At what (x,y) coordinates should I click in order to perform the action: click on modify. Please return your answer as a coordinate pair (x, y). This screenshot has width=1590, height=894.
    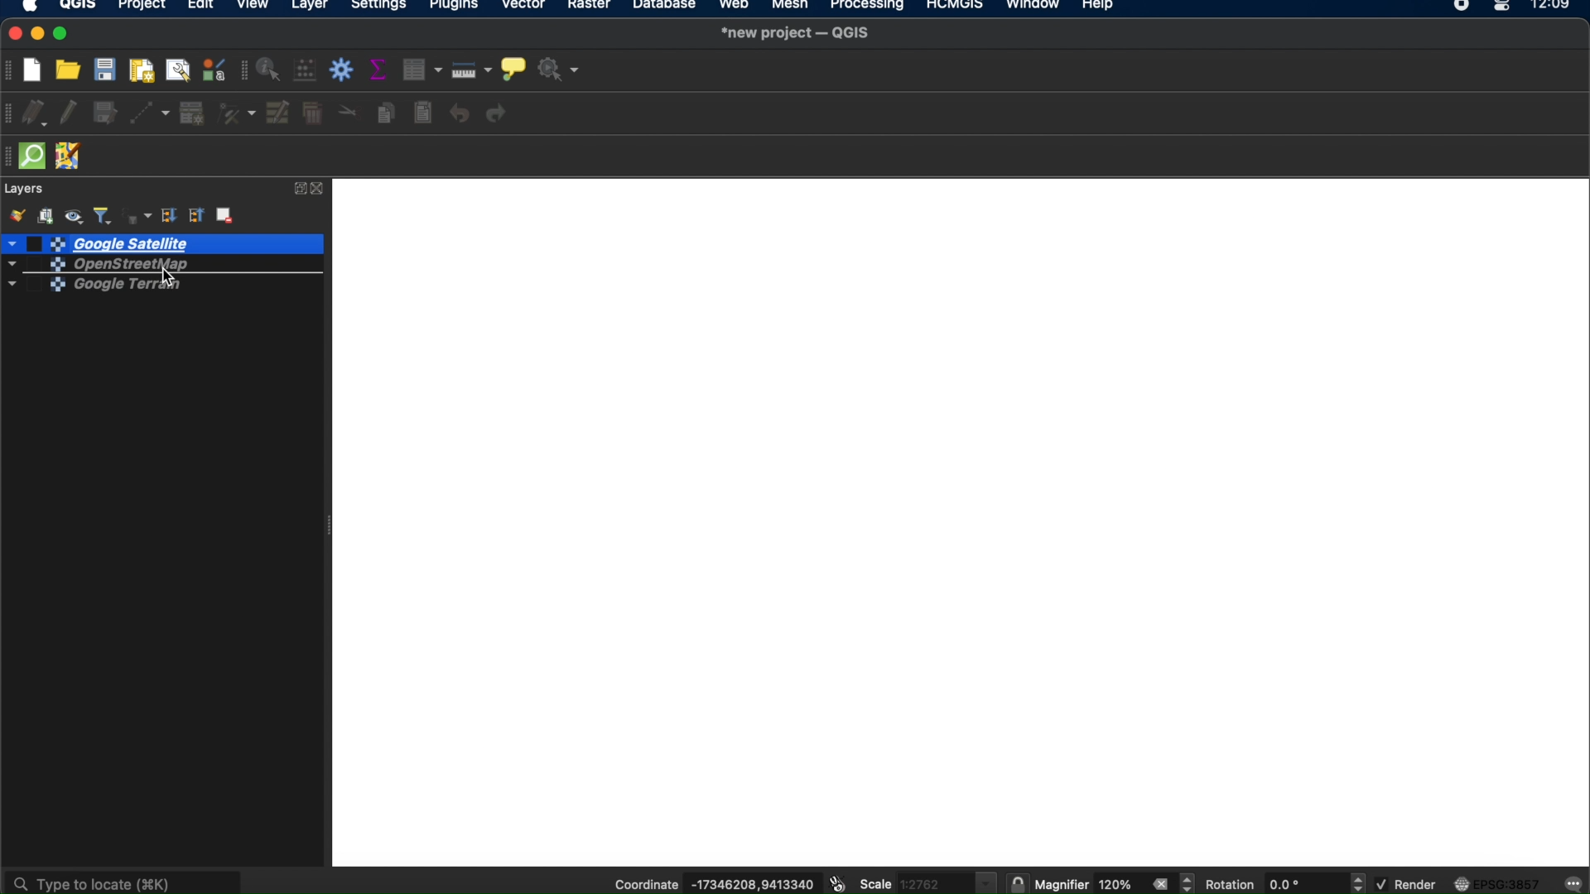
    Looking at the image, I should click on (279, 113).